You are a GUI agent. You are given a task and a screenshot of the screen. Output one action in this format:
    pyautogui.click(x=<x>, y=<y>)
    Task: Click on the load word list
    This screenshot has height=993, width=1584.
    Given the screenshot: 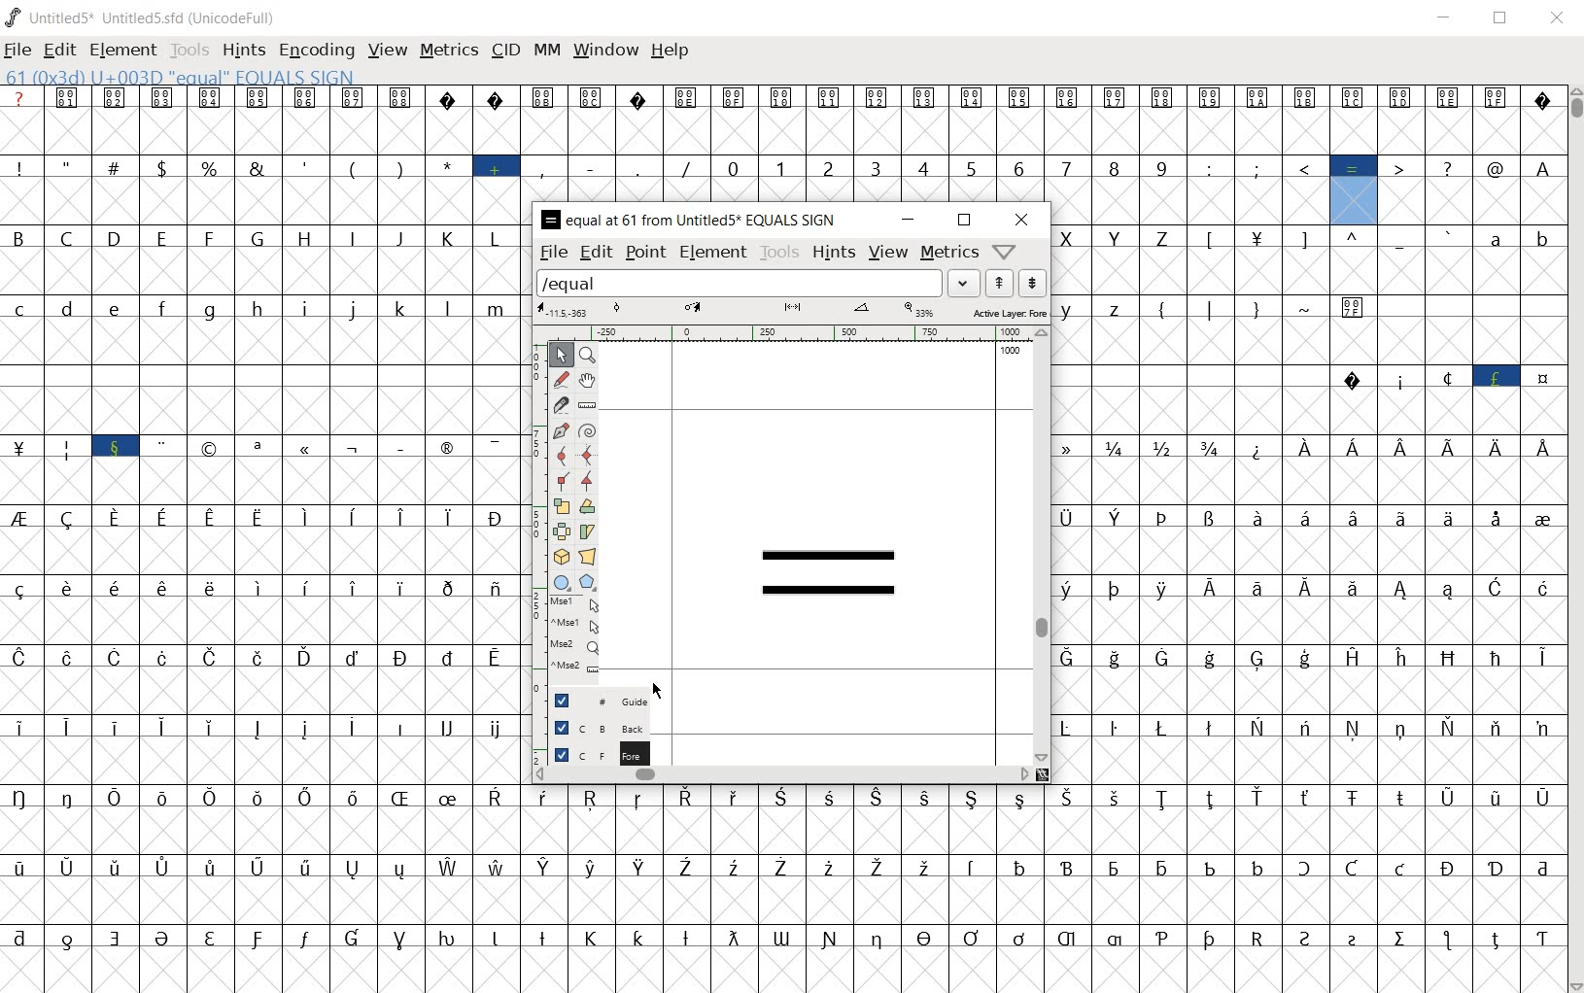 What is the action you would take?
    pyautogui.click(x=757, y=284)
    